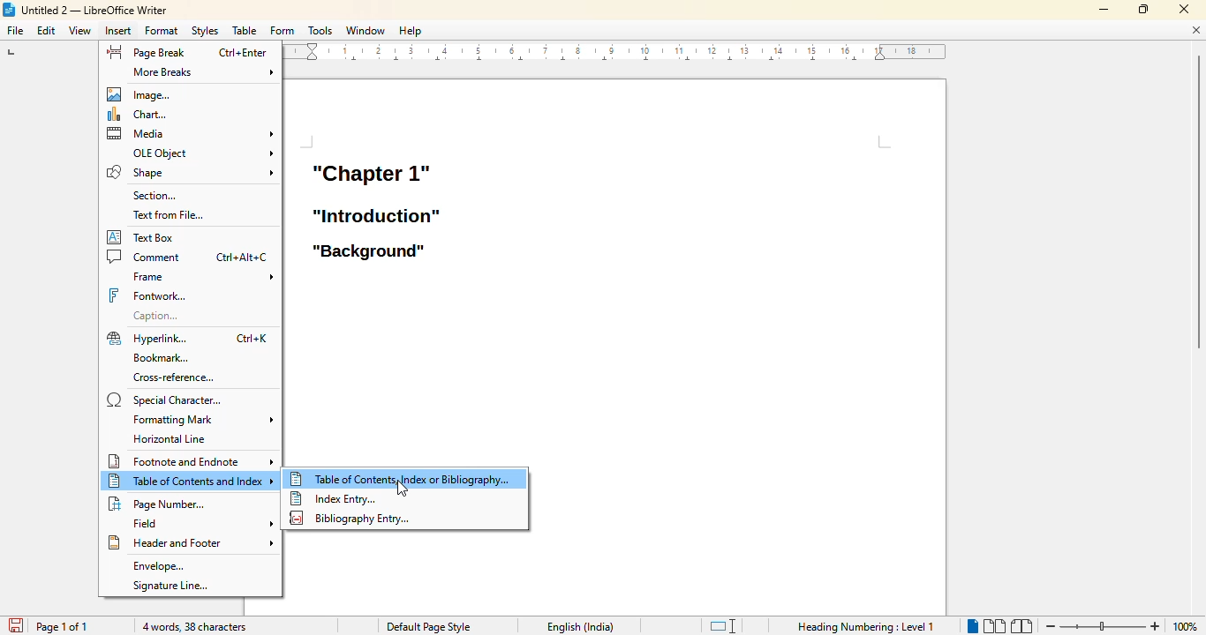 This screenshot has height=635, width=1206. Describe the element at coordinates (85, 10) in the screenshot. I see `title` at that location.